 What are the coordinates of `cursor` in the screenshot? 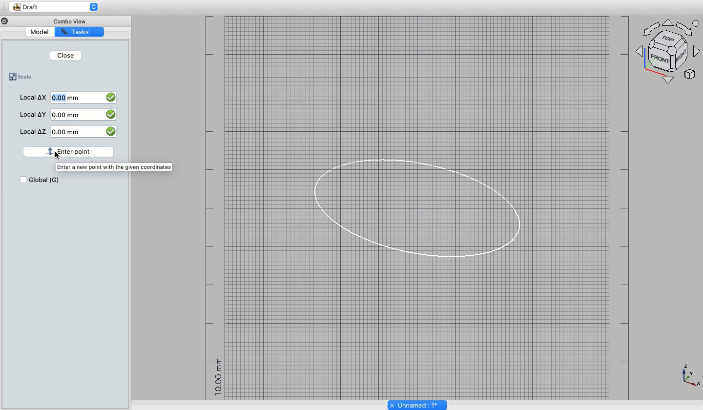 It's located at (54, 153).